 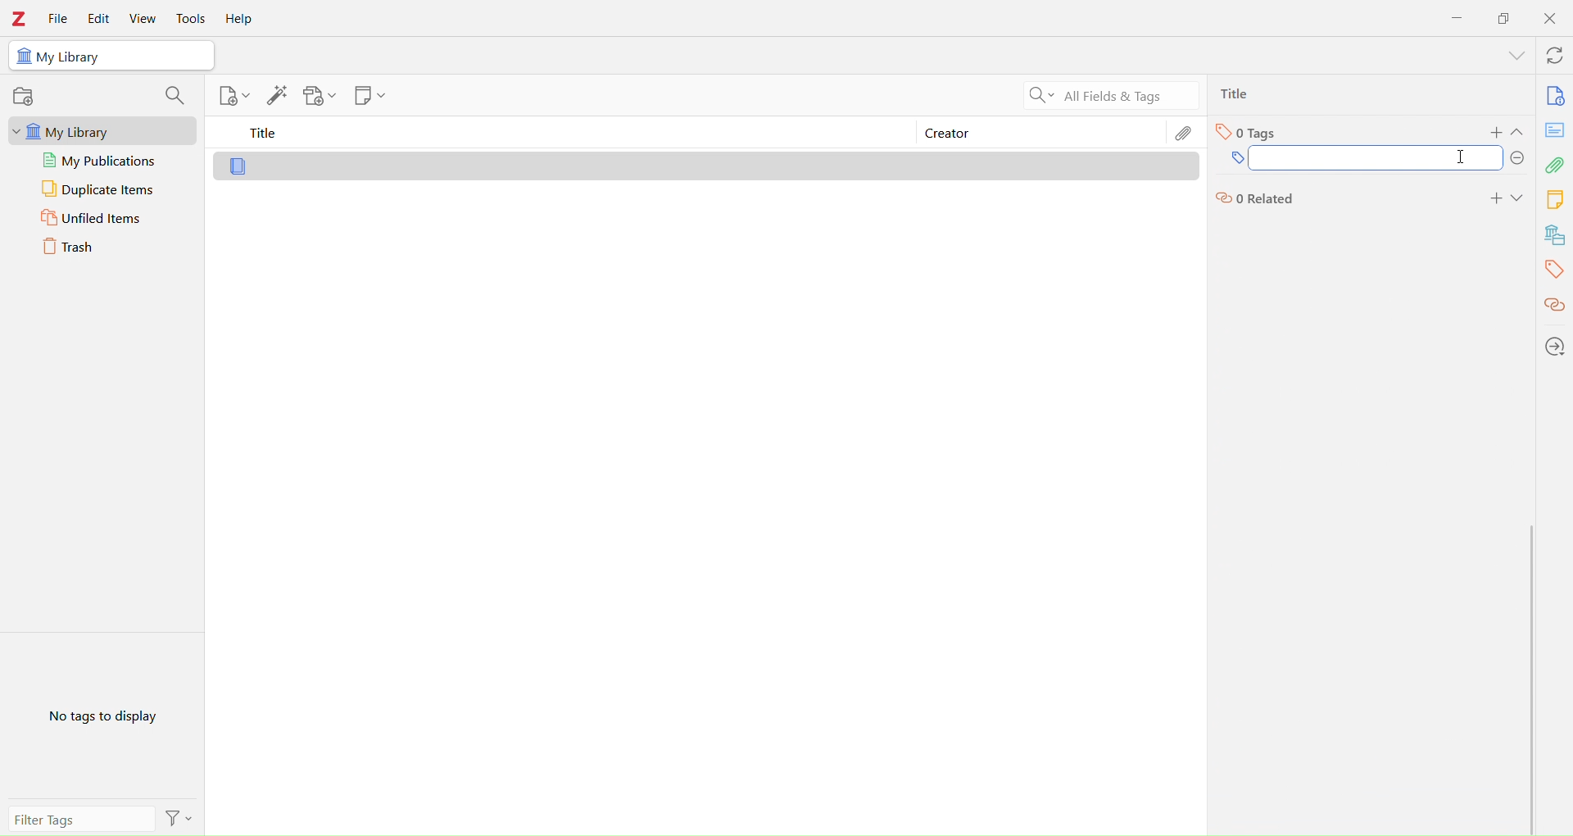 What do you see at coordinates (111, 56) in the screenshot?
I see `My Library` at bounding box center [111, 56].